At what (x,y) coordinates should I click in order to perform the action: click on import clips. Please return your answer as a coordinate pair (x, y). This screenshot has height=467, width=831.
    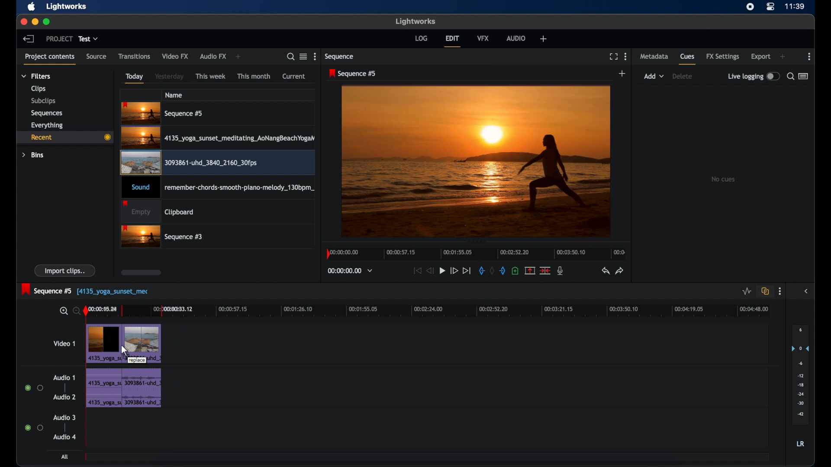
    Looking at the image, I should click on (65, 270).